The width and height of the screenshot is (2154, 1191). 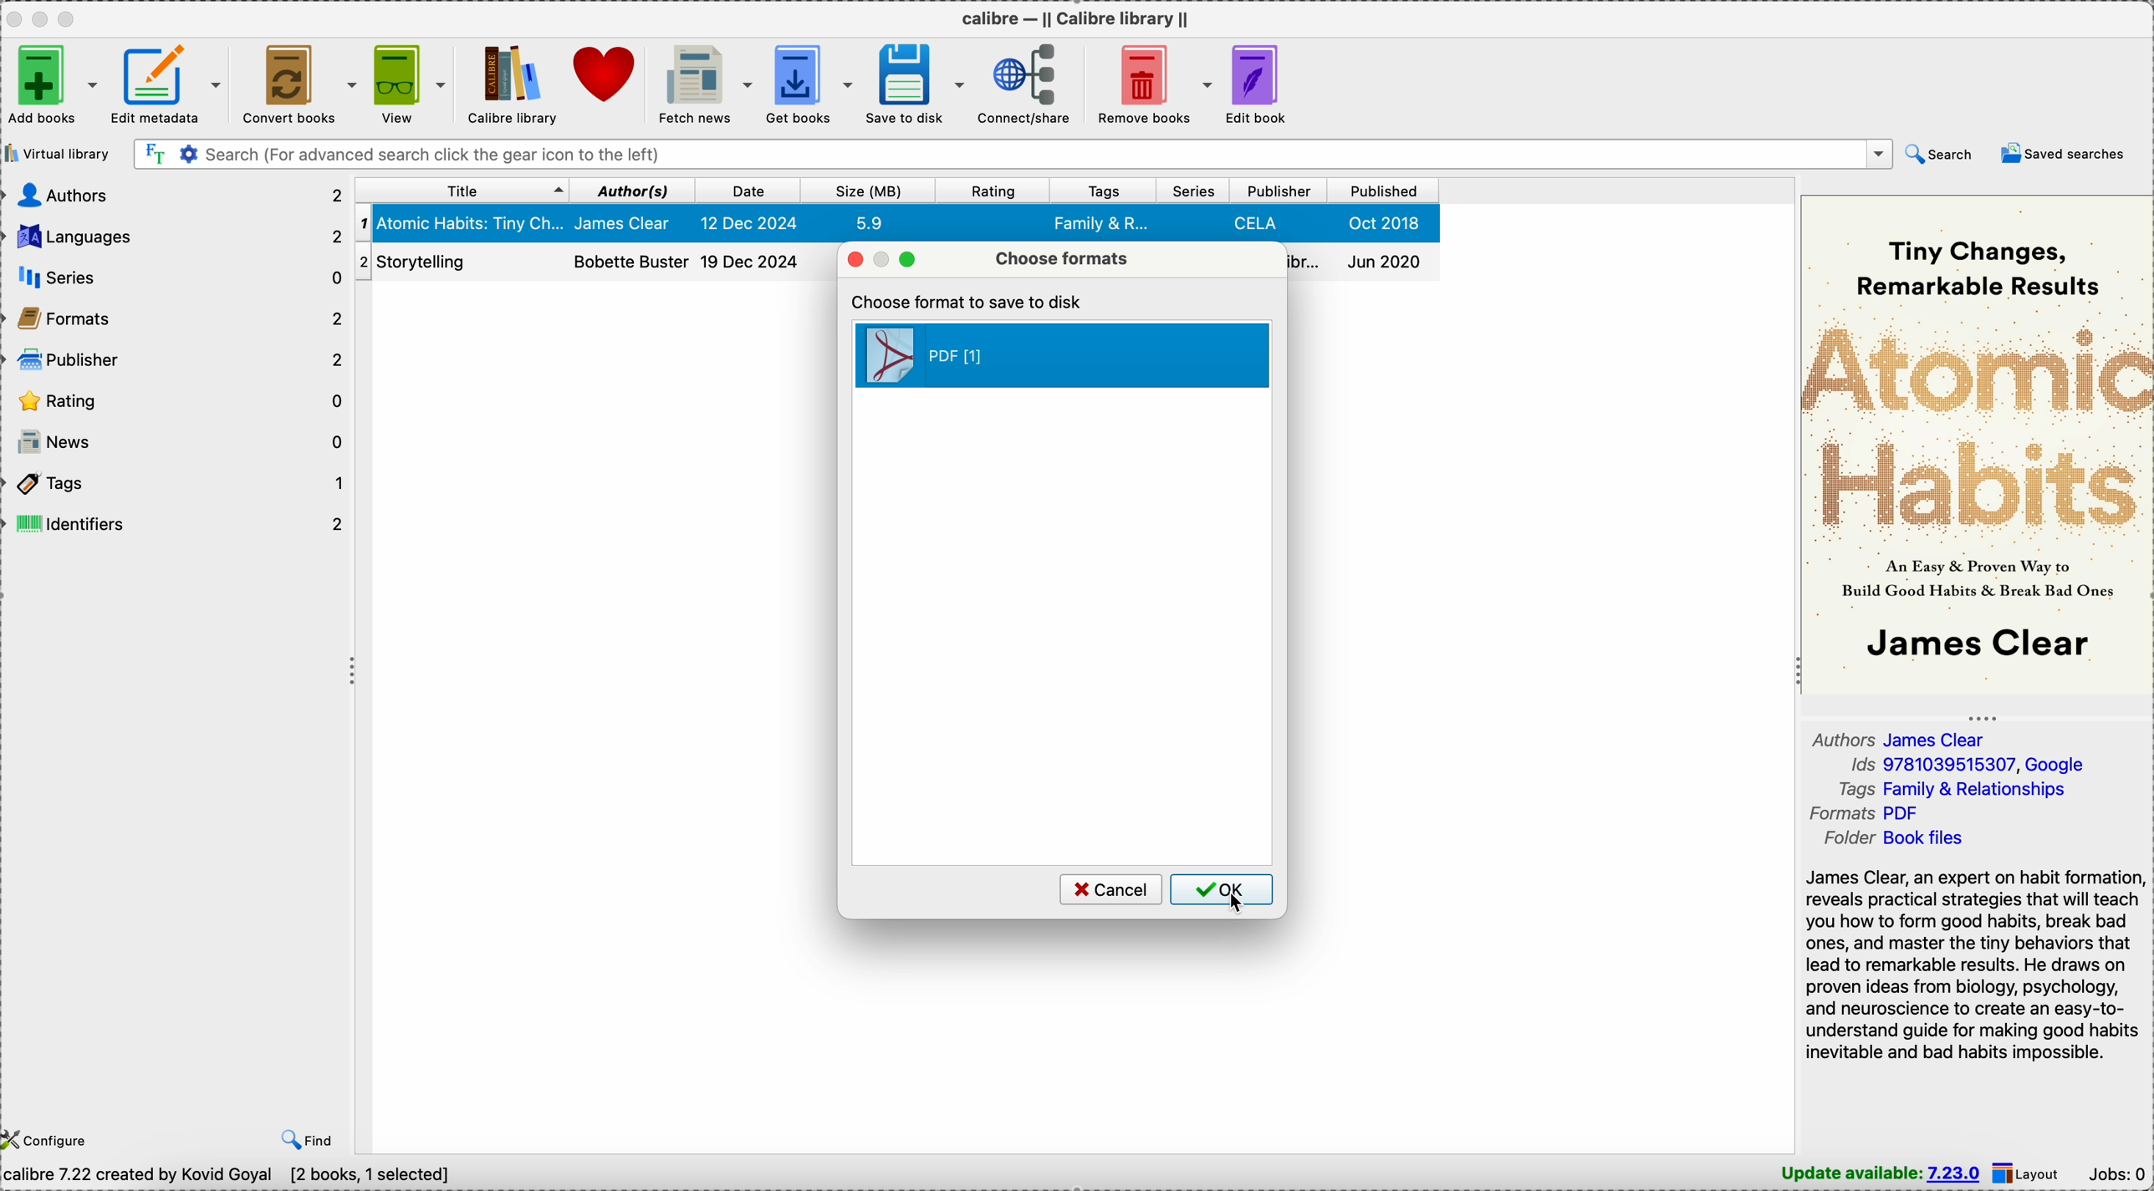 I want to click on minimize Calibre, so click(x=44, y=18).